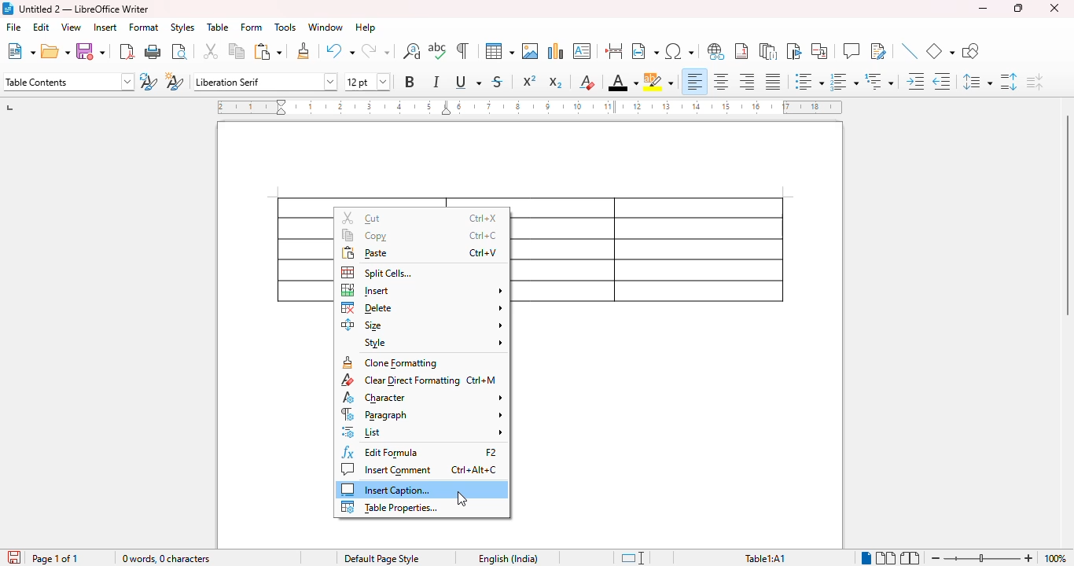 Image resolution: width=1074 pixels, height=566 pixels. I want to click on toggle formatting marks , so click(462, 50).